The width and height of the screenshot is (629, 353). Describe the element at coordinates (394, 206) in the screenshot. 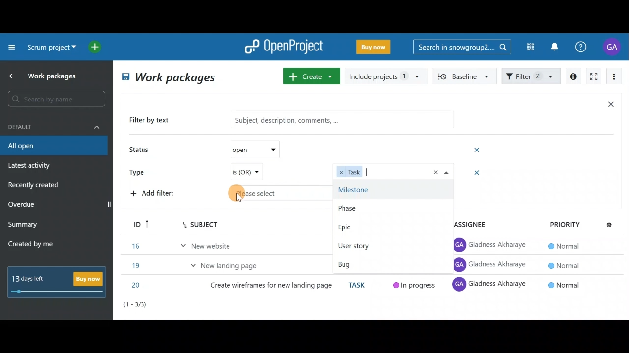

I see `Phase` at that location.